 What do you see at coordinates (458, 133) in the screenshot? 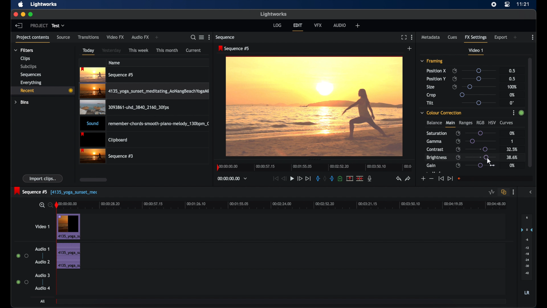
I see `enable/disable keyframes` at bounding box center [458, 133].